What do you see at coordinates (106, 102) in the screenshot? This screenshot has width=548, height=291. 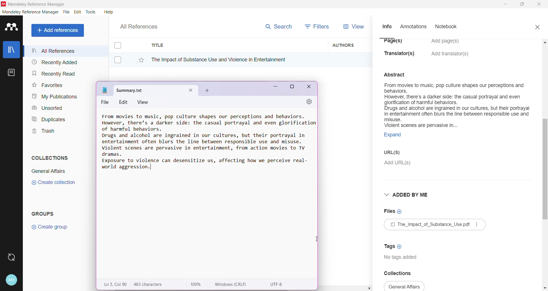 I see `File` at bounding box center [106, 102].